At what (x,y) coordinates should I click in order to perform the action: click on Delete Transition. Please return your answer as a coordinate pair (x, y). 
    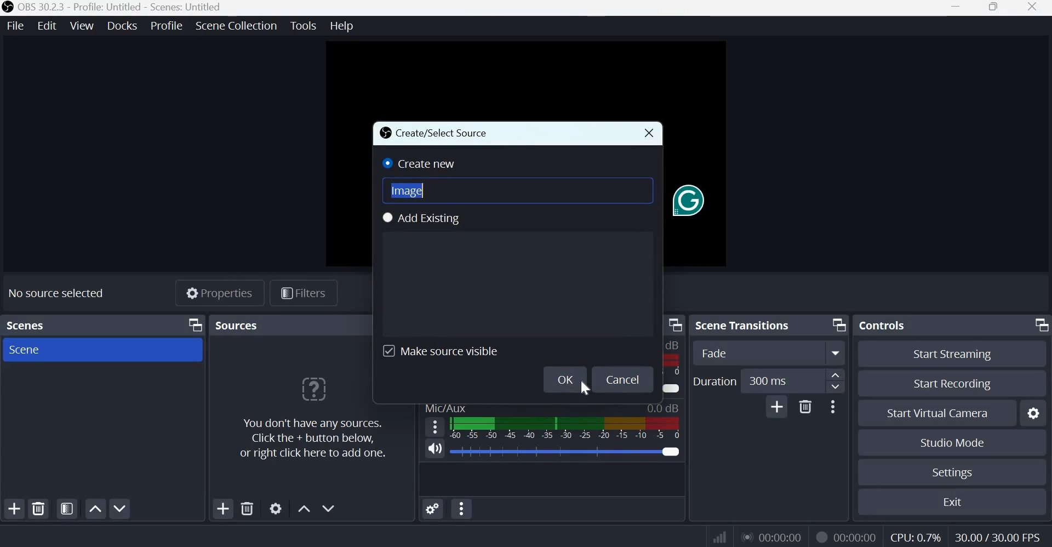
    Looking at the image, I should click on (805, 407).